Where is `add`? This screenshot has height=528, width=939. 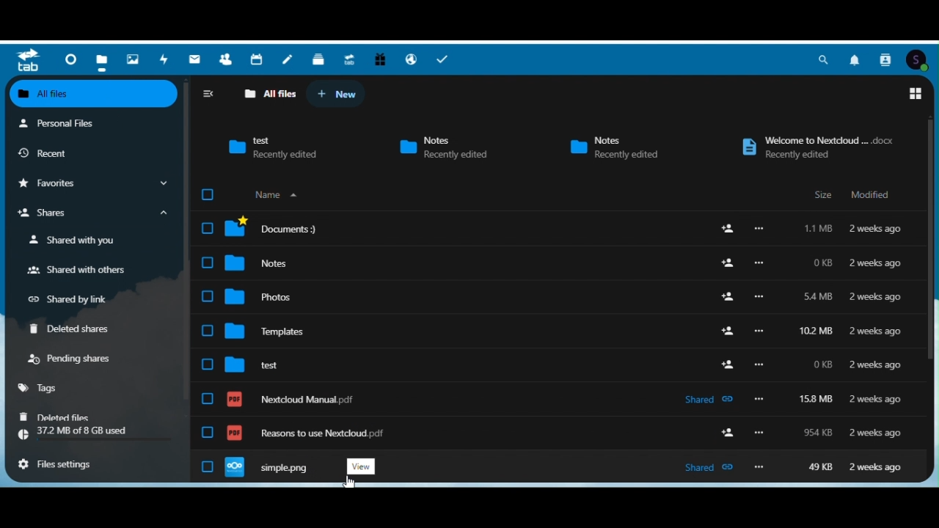
add is located at coordinates (728, 432).